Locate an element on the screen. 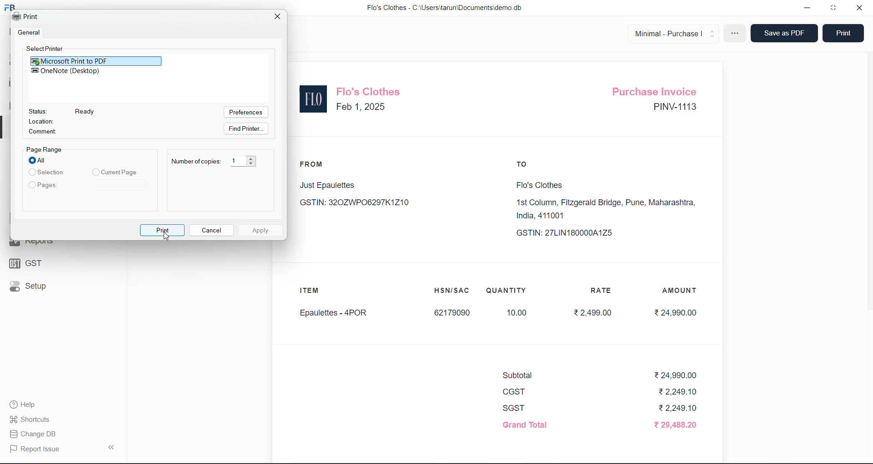  10.00 is located at coordinates (518, 312).